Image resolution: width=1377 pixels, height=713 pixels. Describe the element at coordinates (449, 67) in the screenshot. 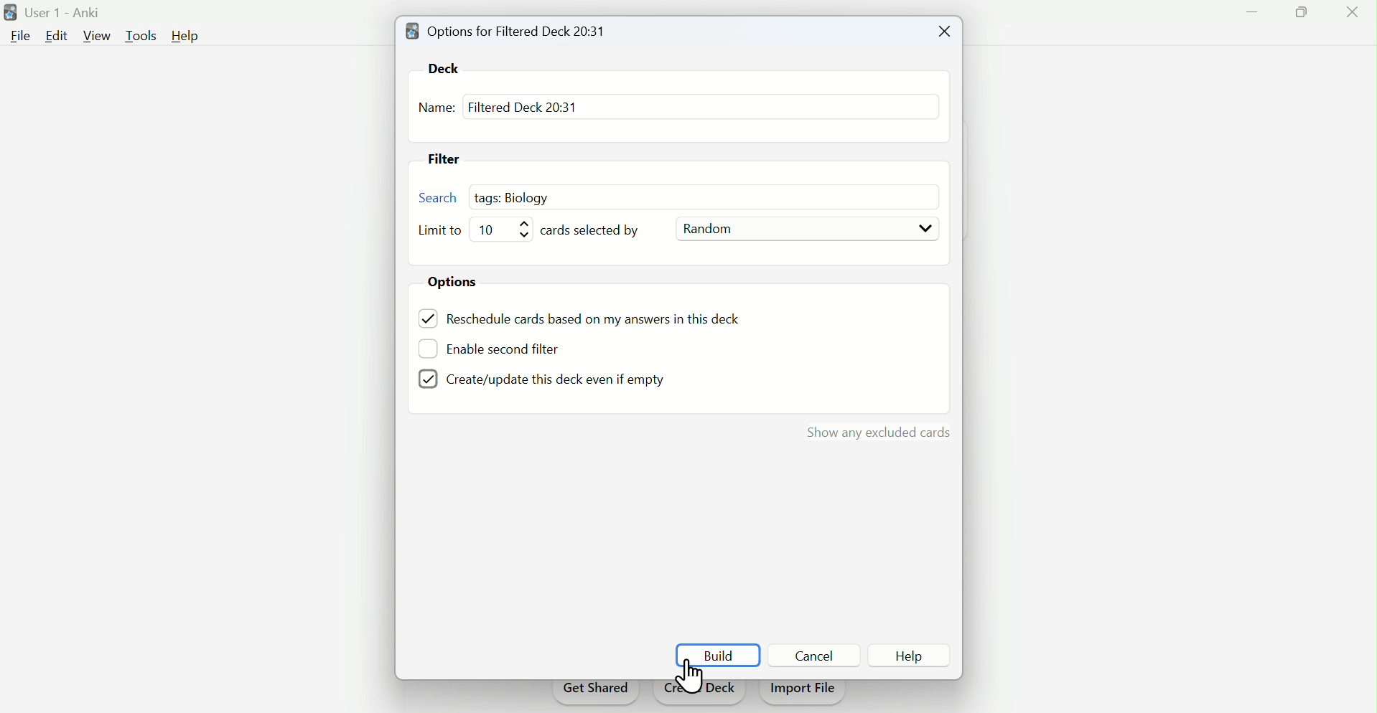

I see `Dek` at that location.